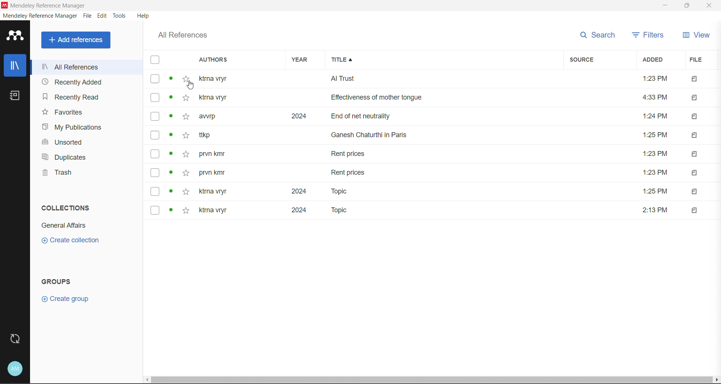  Describe the element at coordinates (155, 116) in the screenshot. I see `Click to select` at that location.